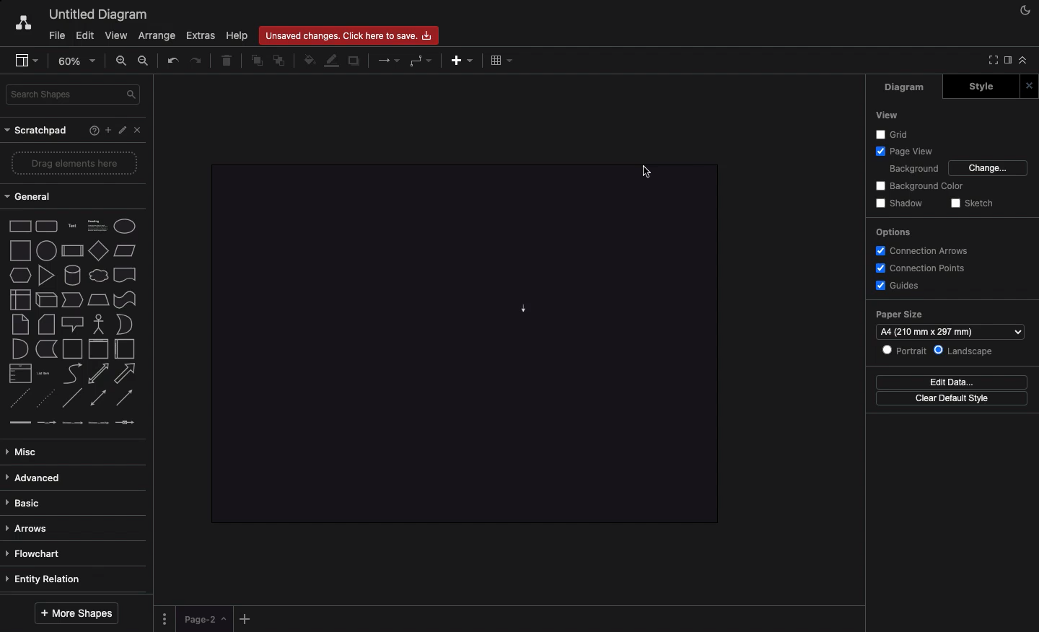  I want to click on To back, so click(281, 60).